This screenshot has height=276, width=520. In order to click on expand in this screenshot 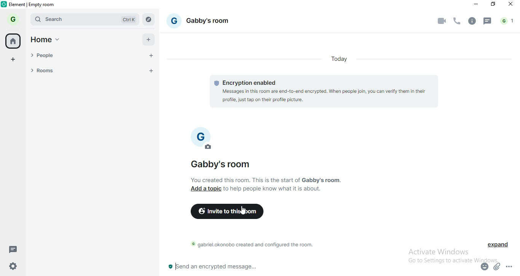, I will do `click(499, 246)`.